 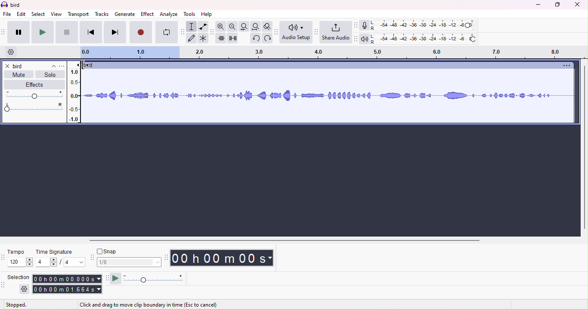 What do you see at coordinates (92, 256) in the screenshot?
I see `snap tool bar` at bounding box center [92, 256].